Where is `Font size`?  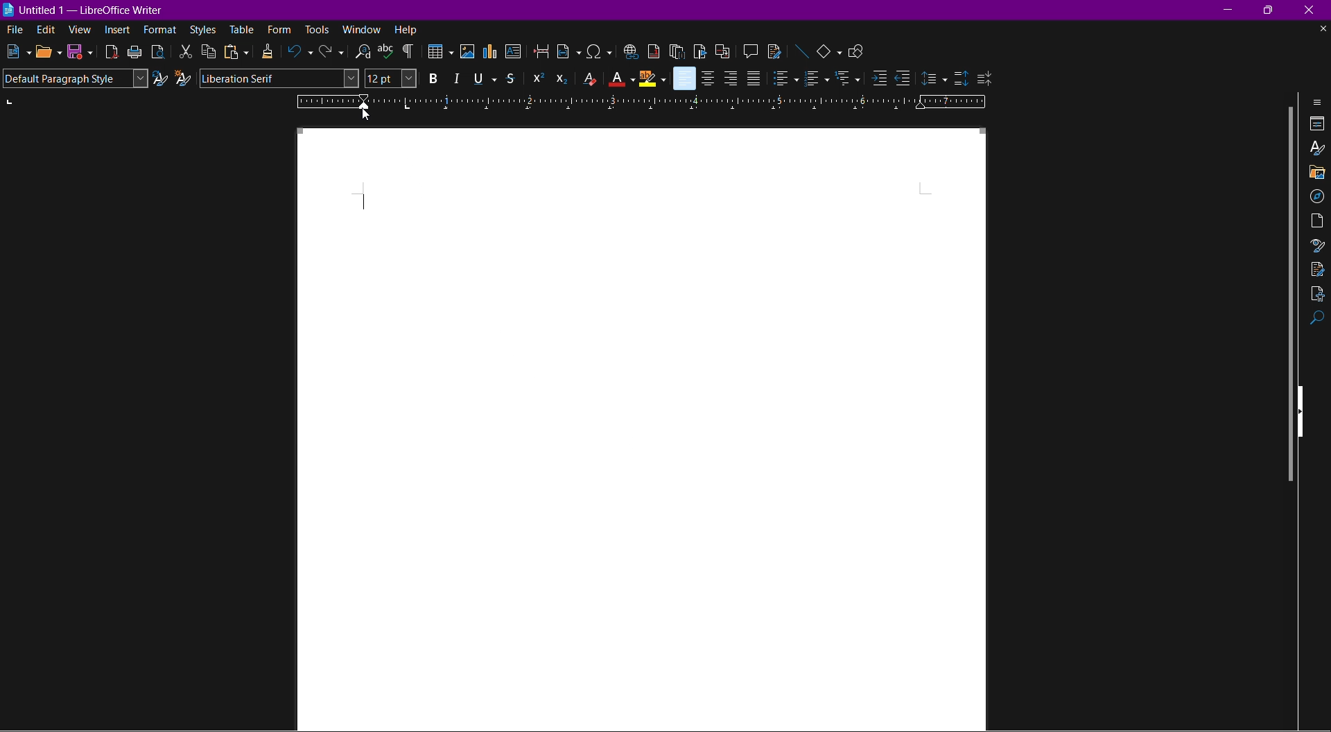 Font size is located at coordinates (390, 79).